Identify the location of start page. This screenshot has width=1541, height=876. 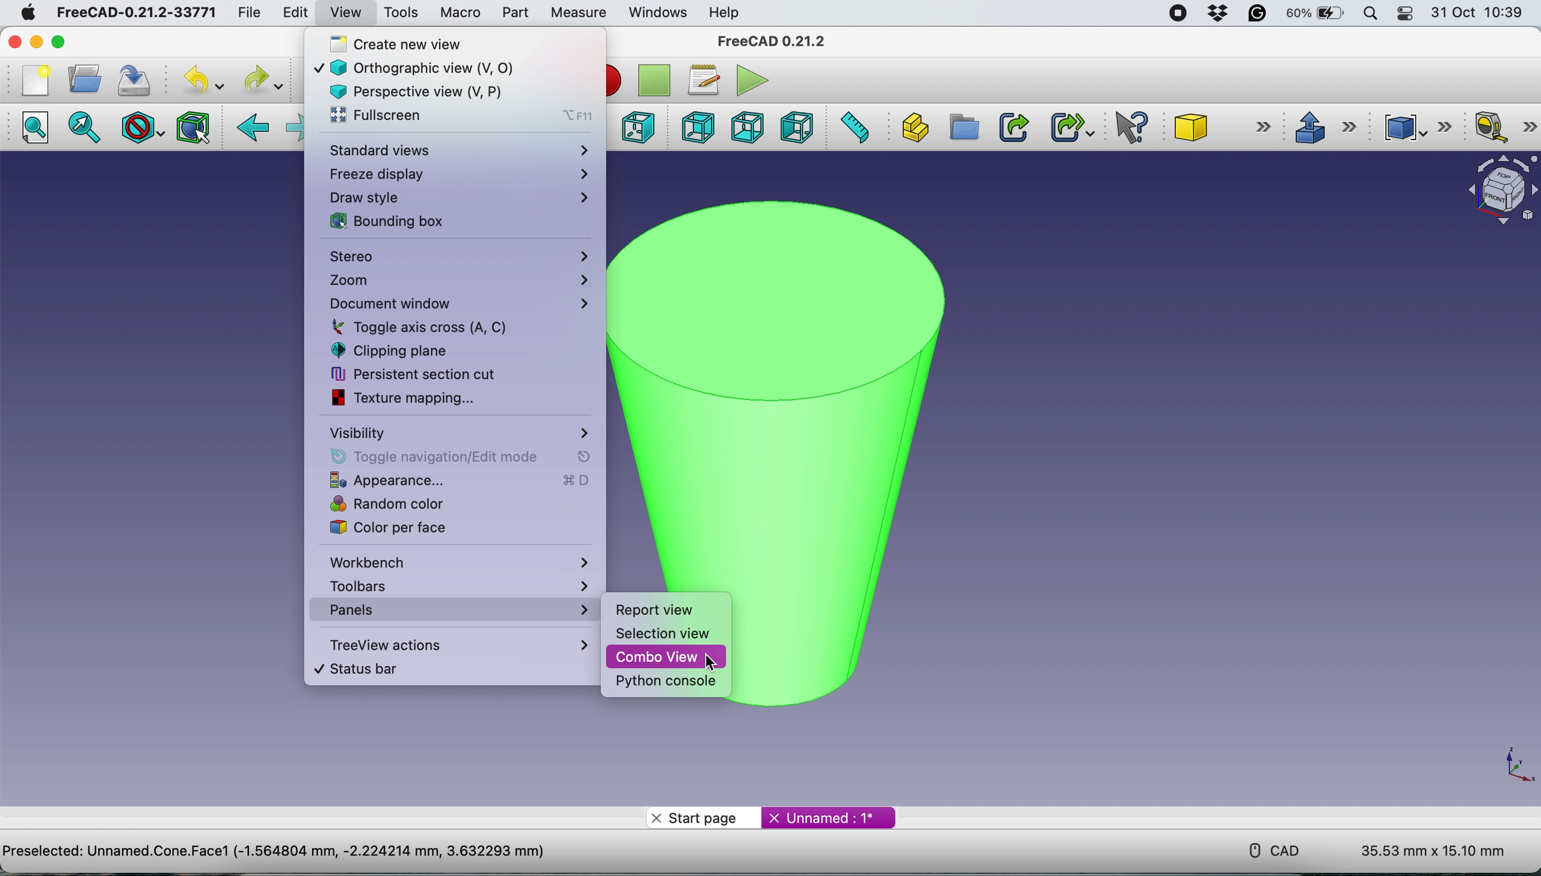
(703, 817).